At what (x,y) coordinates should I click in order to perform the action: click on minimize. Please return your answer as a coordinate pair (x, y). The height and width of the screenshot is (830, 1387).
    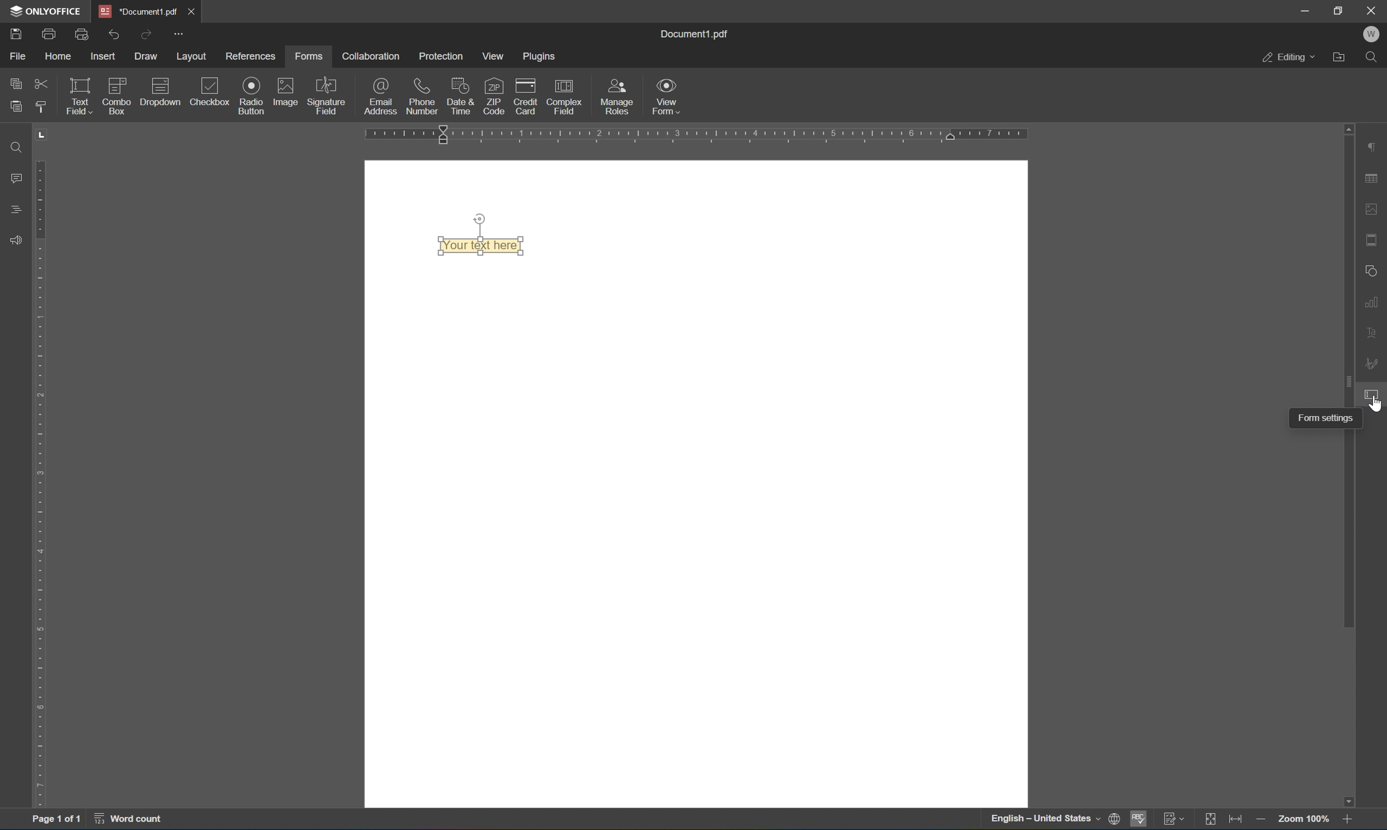
    Looking at the image, I should click on (1299, 10).